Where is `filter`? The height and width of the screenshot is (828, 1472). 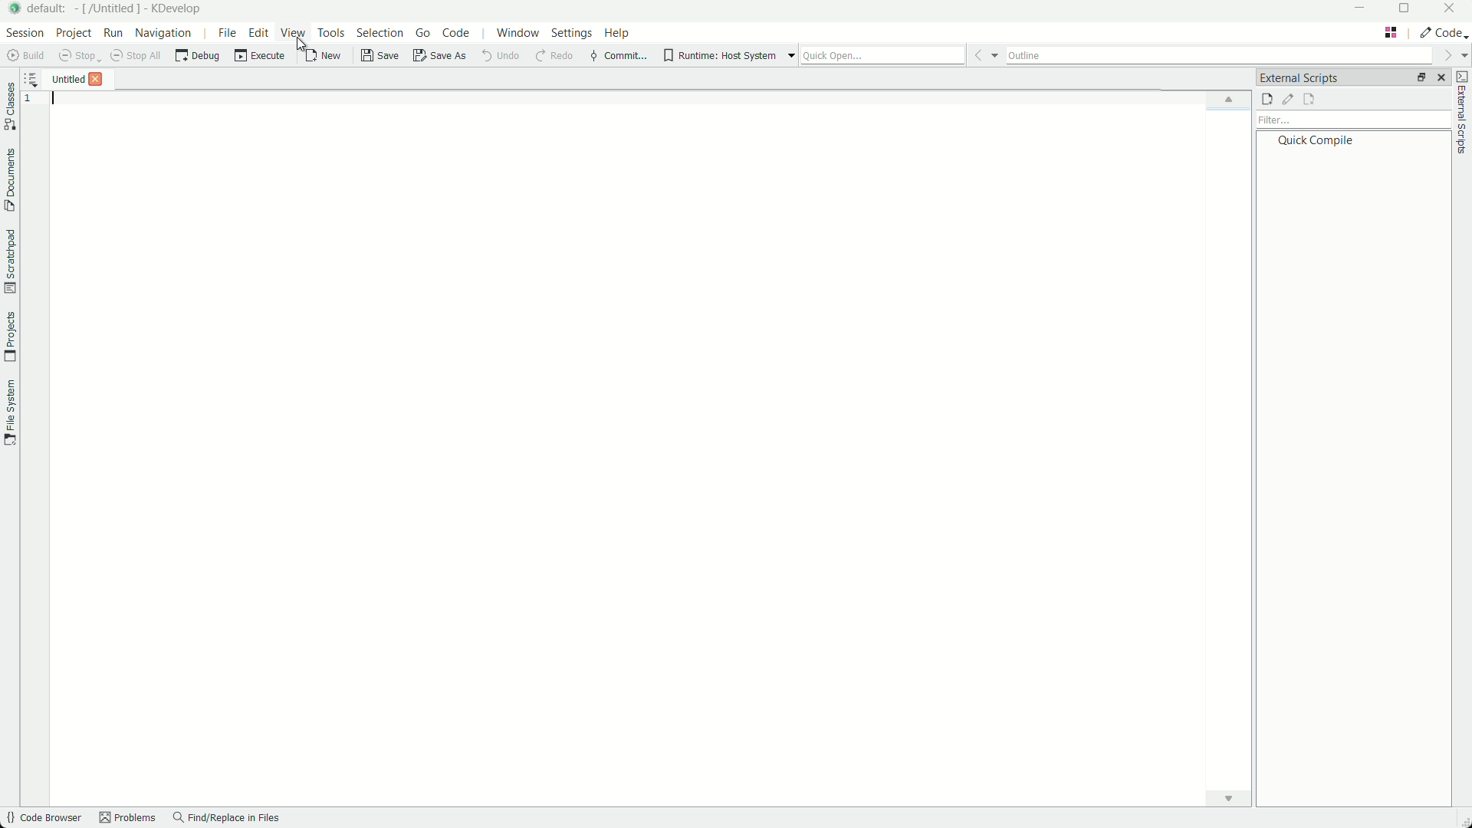 filter is located at coordinates (1352, 121).